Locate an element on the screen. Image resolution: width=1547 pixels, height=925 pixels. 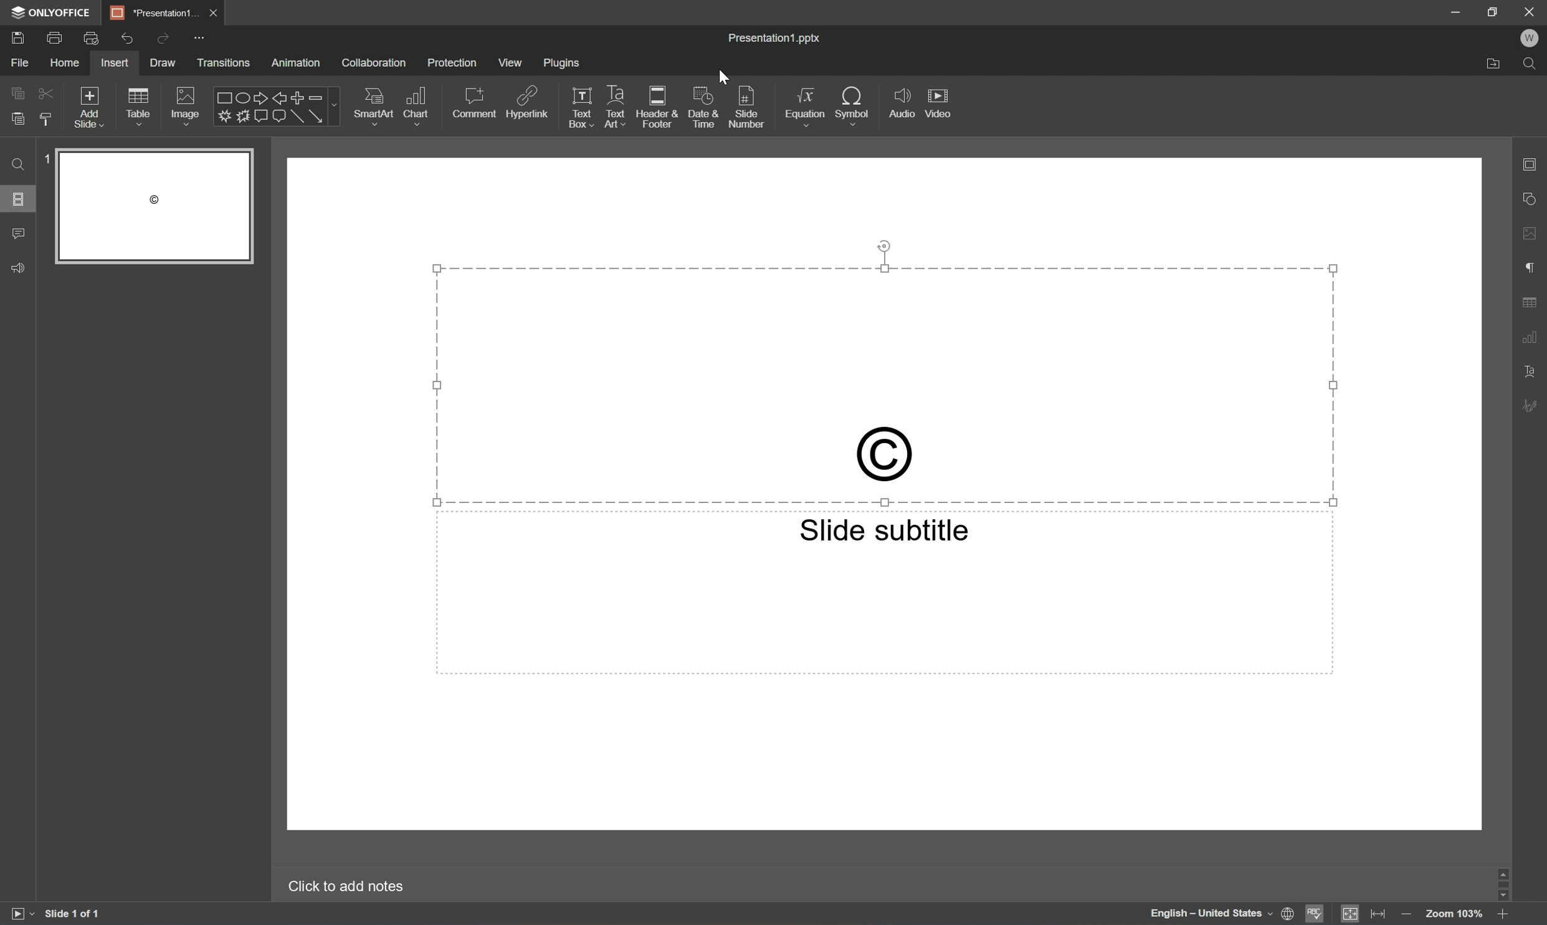
Comment is located at coordinates (476, 100).